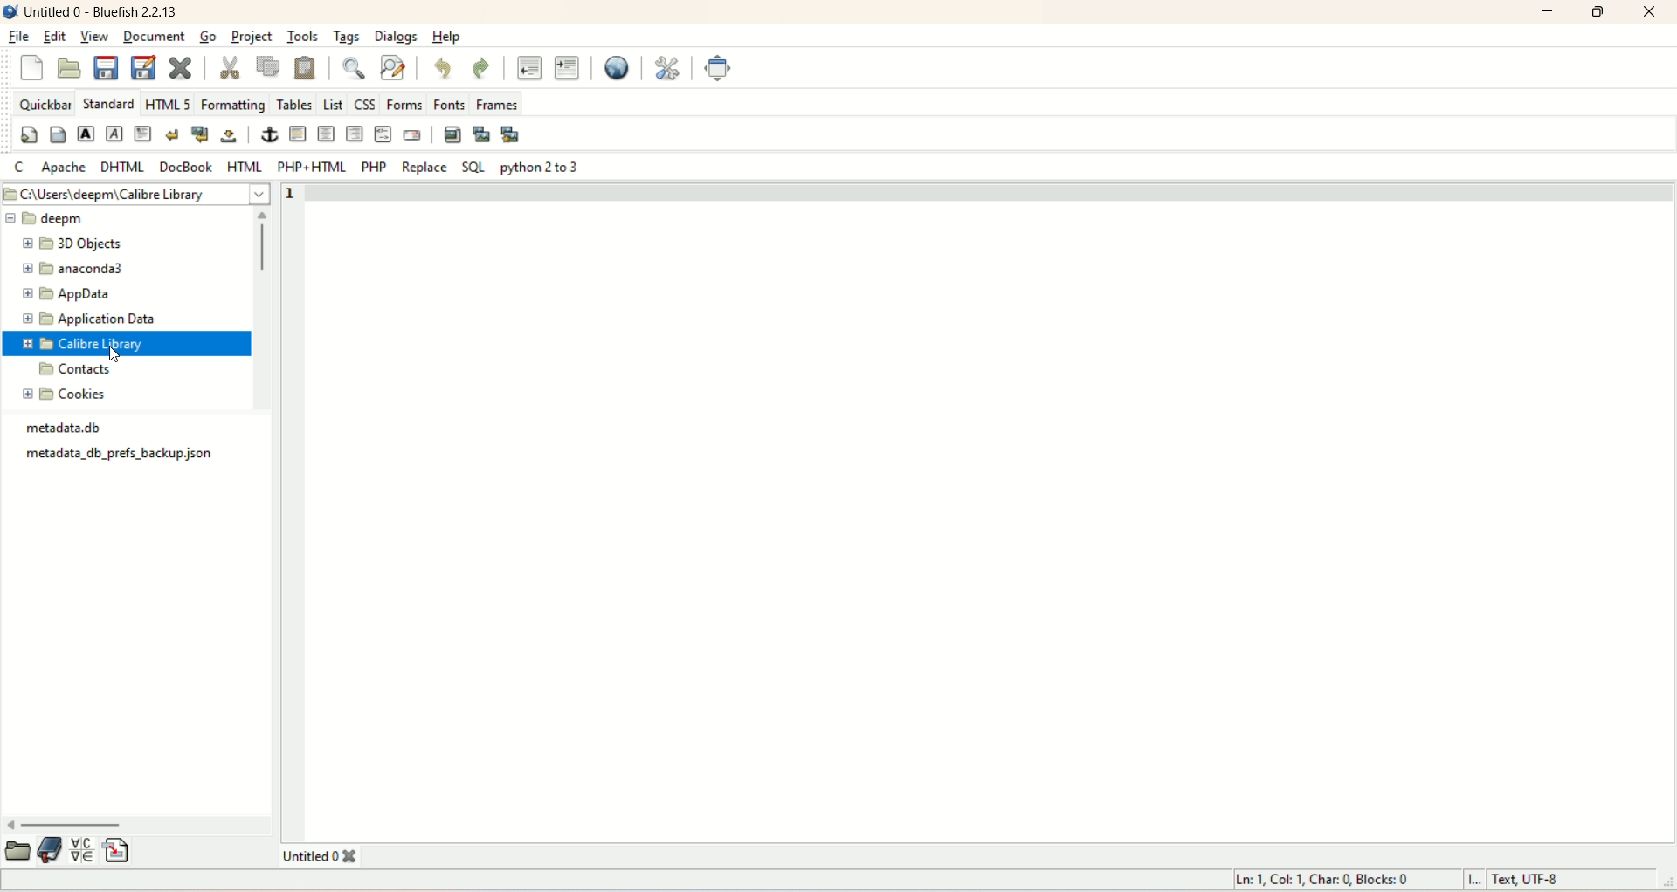 The width and height of the screenshot is (1677, 892). I want to click on save current file, so click(106, 67).